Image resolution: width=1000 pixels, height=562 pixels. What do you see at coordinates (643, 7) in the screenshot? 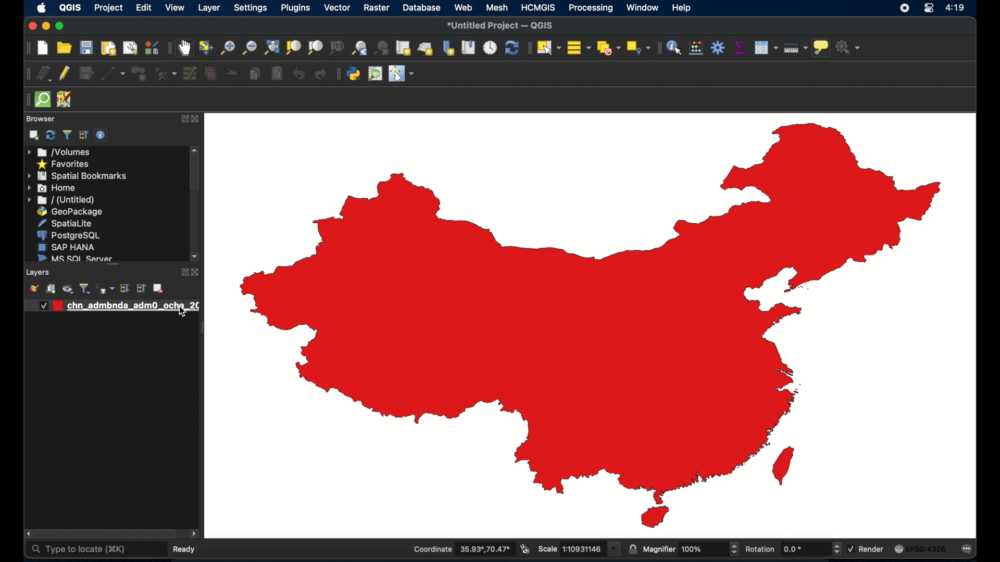
I see `window` at bounding box center [643, 7].